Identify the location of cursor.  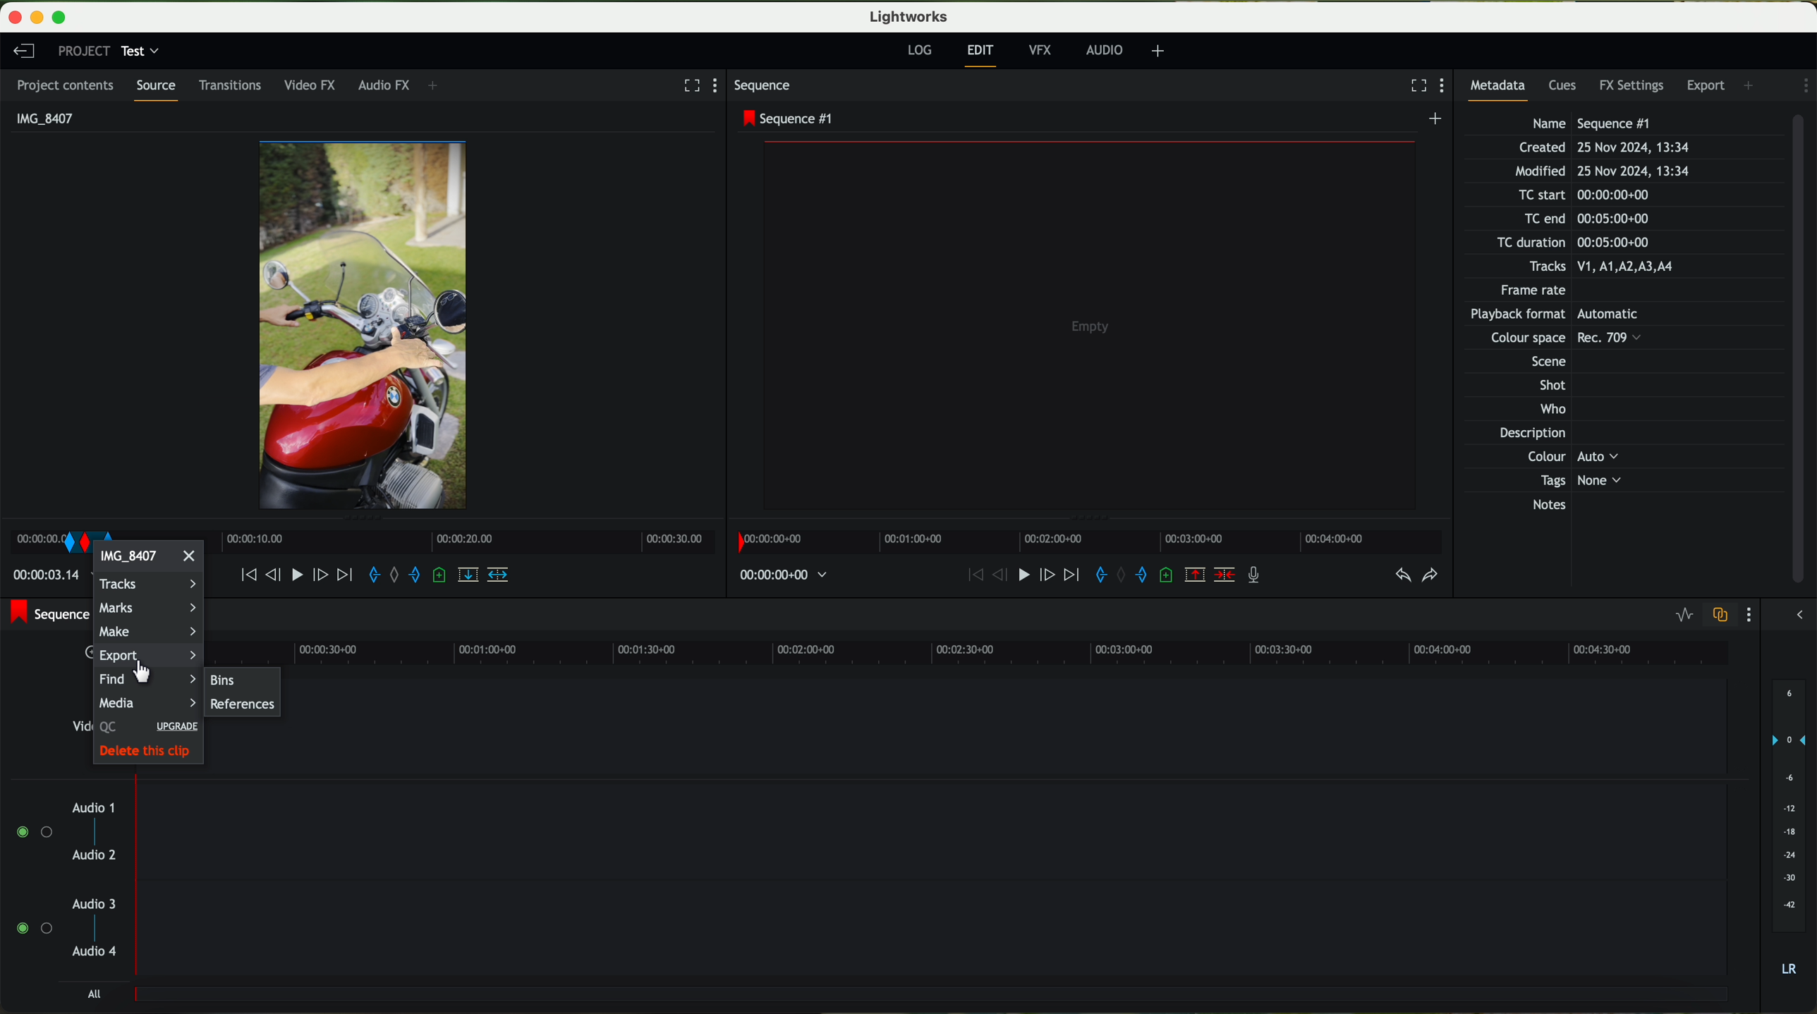
(144, 672).